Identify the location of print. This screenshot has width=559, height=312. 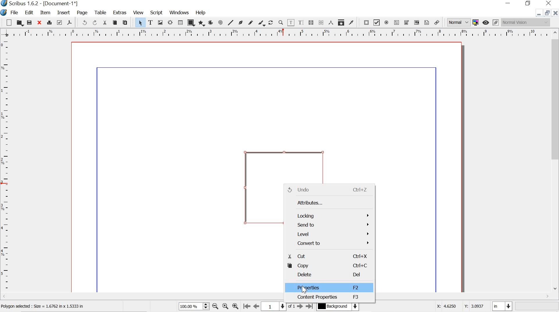
(49, 22).